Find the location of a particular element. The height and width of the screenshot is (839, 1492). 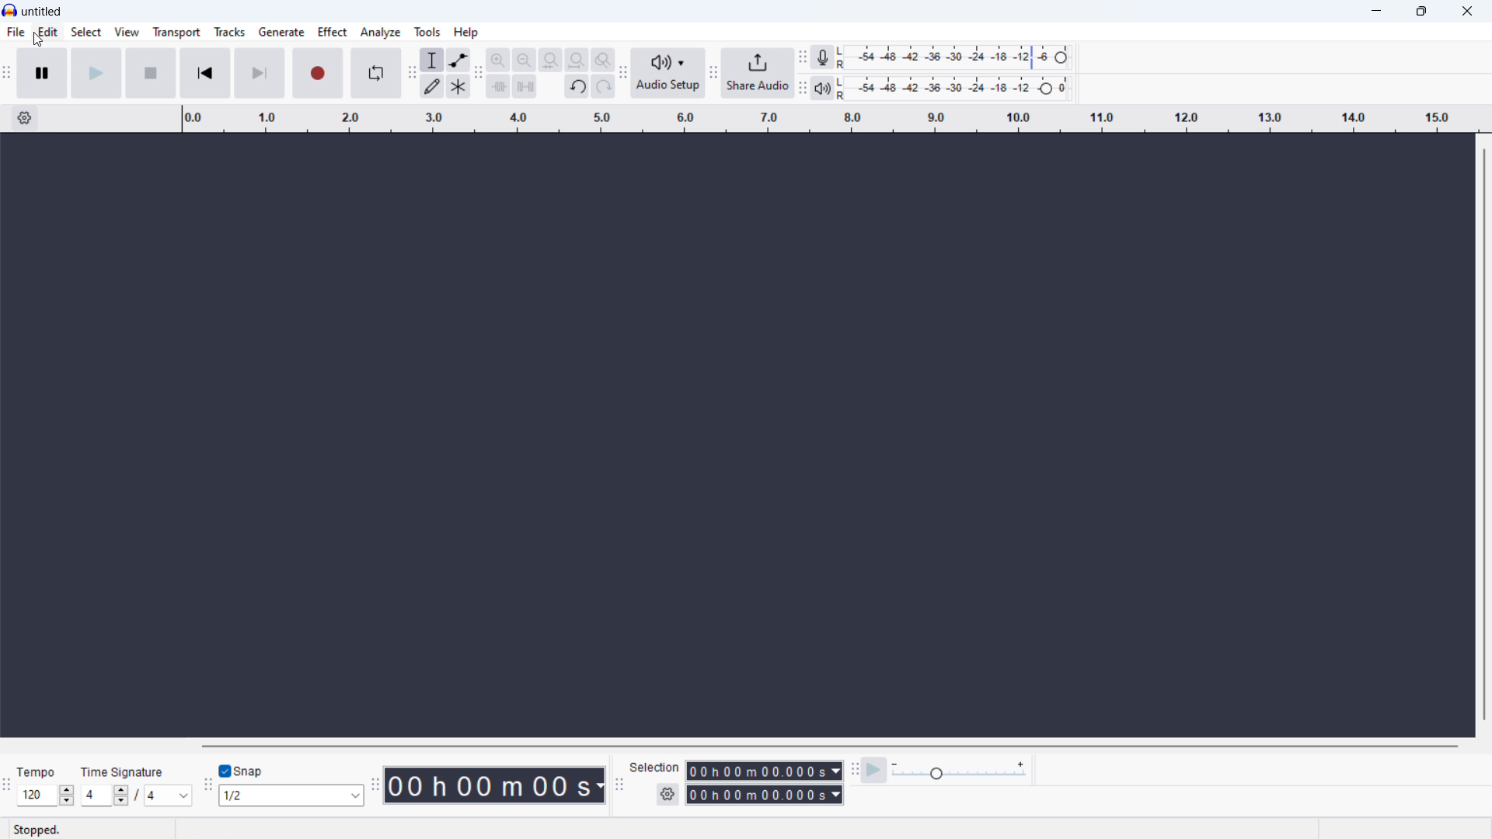

set time signature is located at coordinates (134, 795).